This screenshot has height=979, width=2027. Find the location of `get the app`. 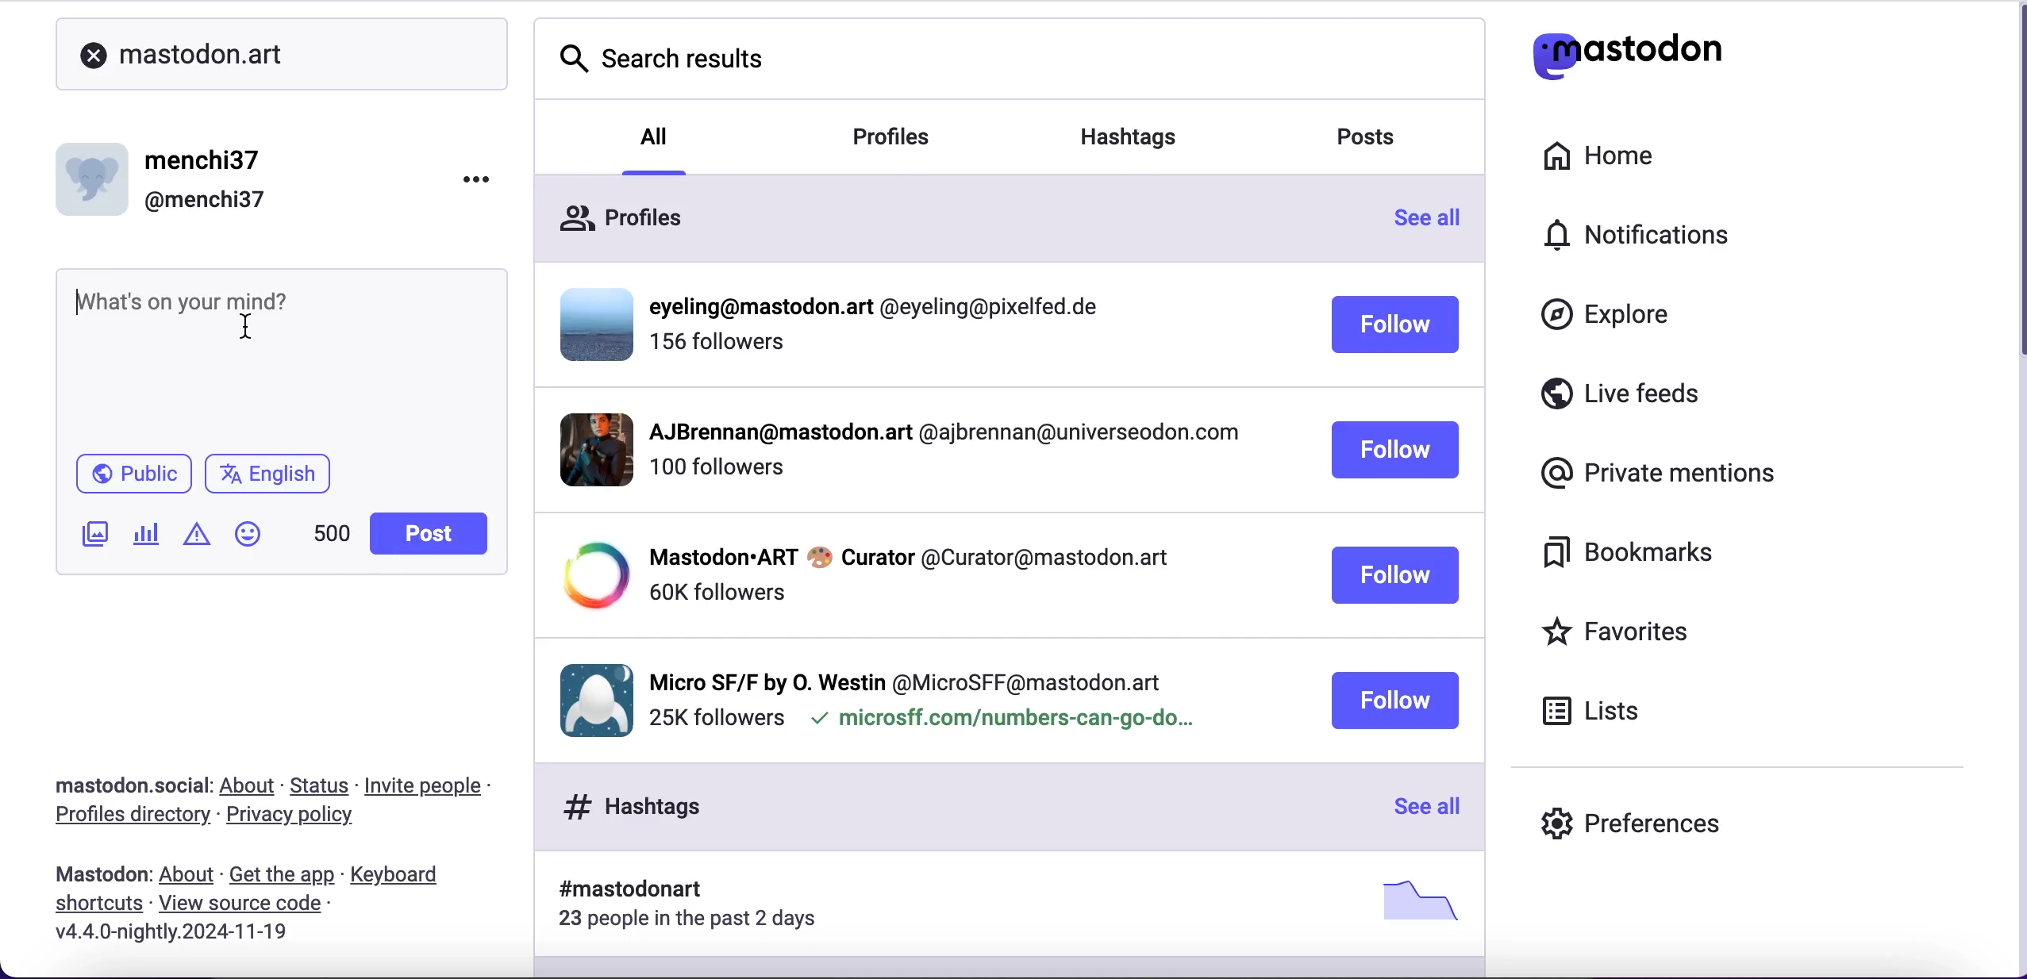

get the app is located at coordinates (283, 874).